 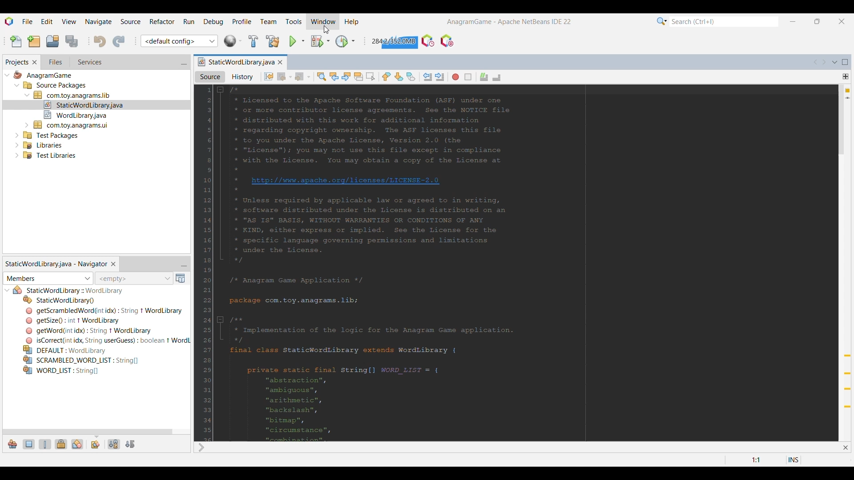 I want to click on File menu, so click(x=28, y=21).